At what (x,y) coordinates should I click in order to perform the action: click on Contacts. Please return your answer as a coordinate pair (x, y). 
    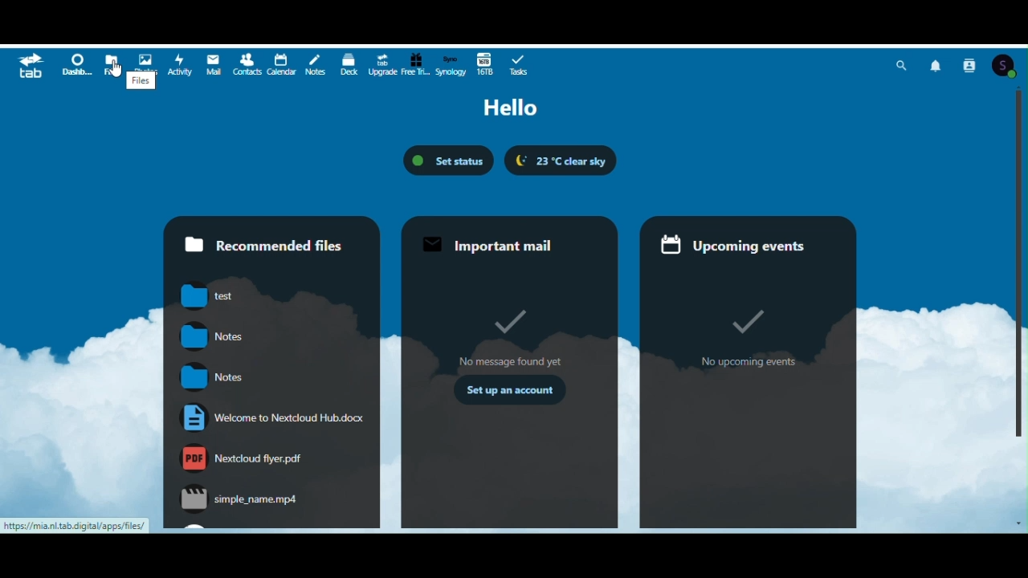
    Looking at the image, I should click on (971, 65).